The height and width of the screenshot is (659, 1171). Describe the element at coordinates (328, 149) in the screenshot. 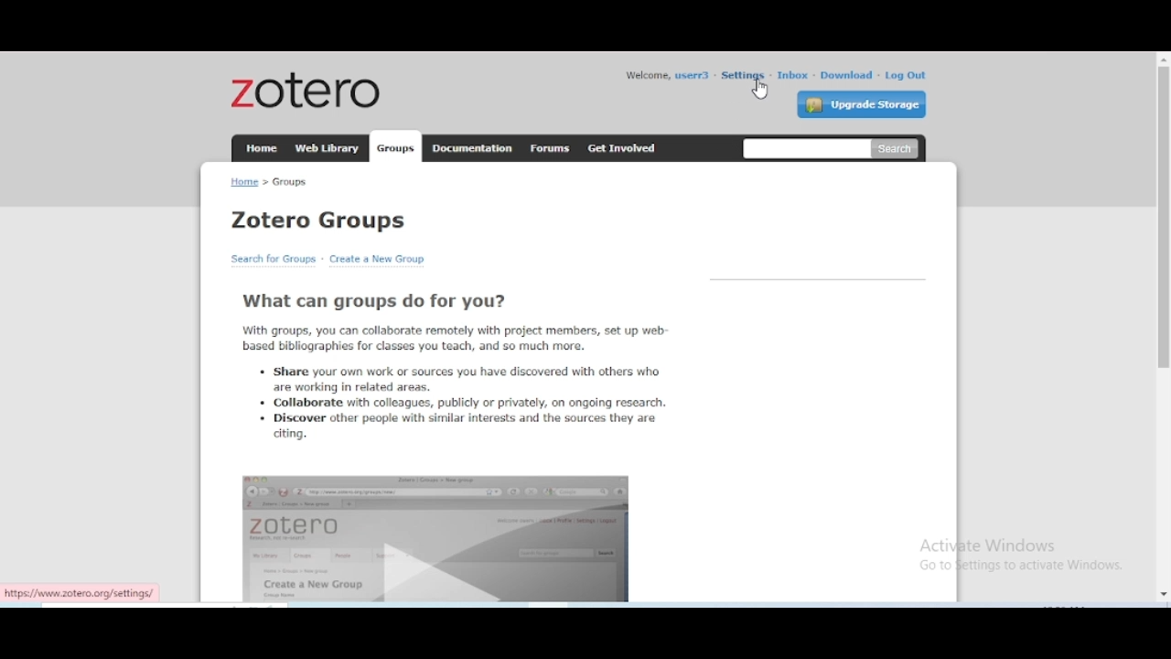

I see `web library` at that location.